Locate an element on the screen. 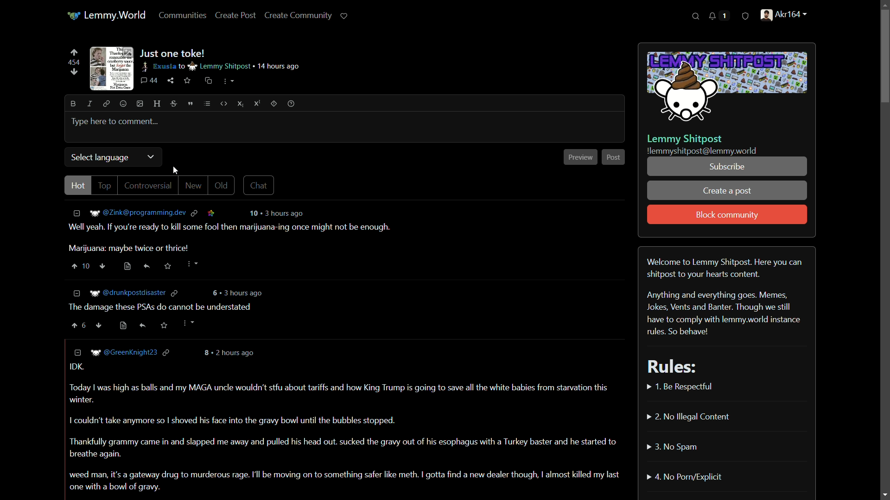 The height and width of the screenshot is (500, 890). subscribe is located at coordinates (728, 166).